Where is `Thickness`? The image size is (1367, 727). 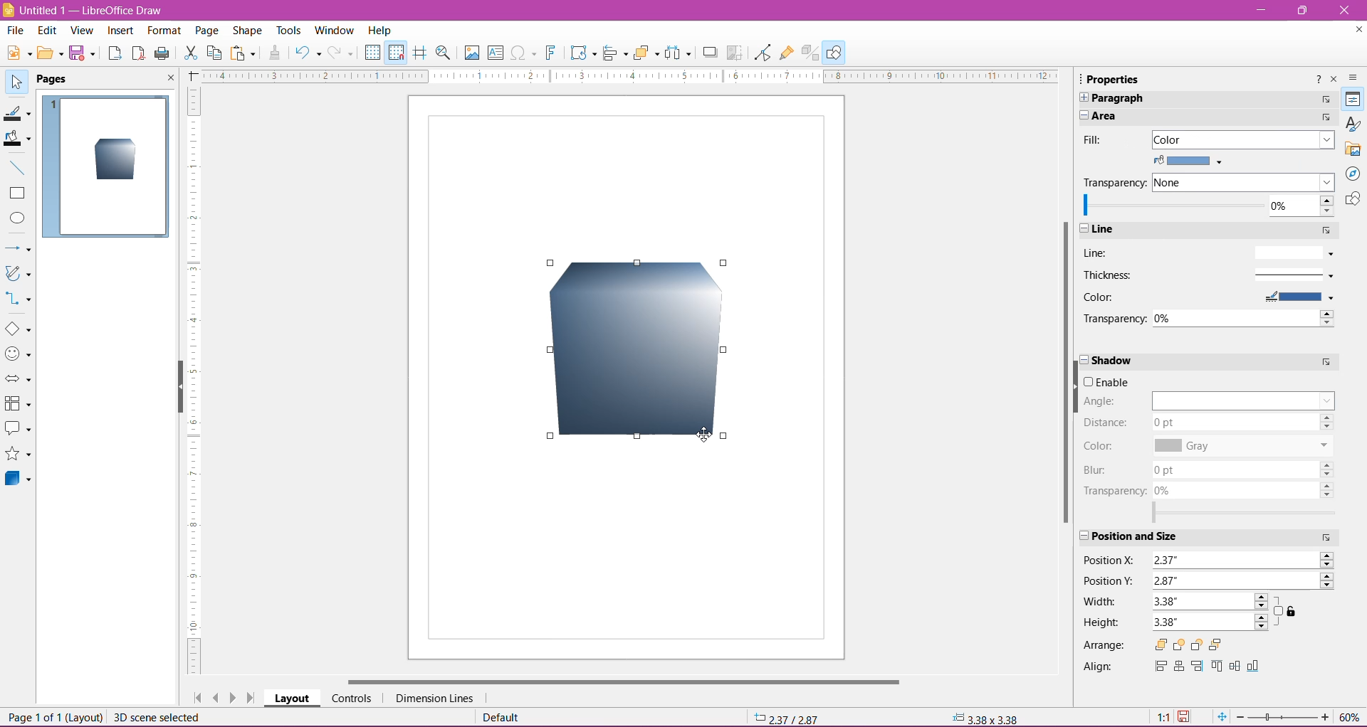
Thickness is located at coordinates (1120, 275).